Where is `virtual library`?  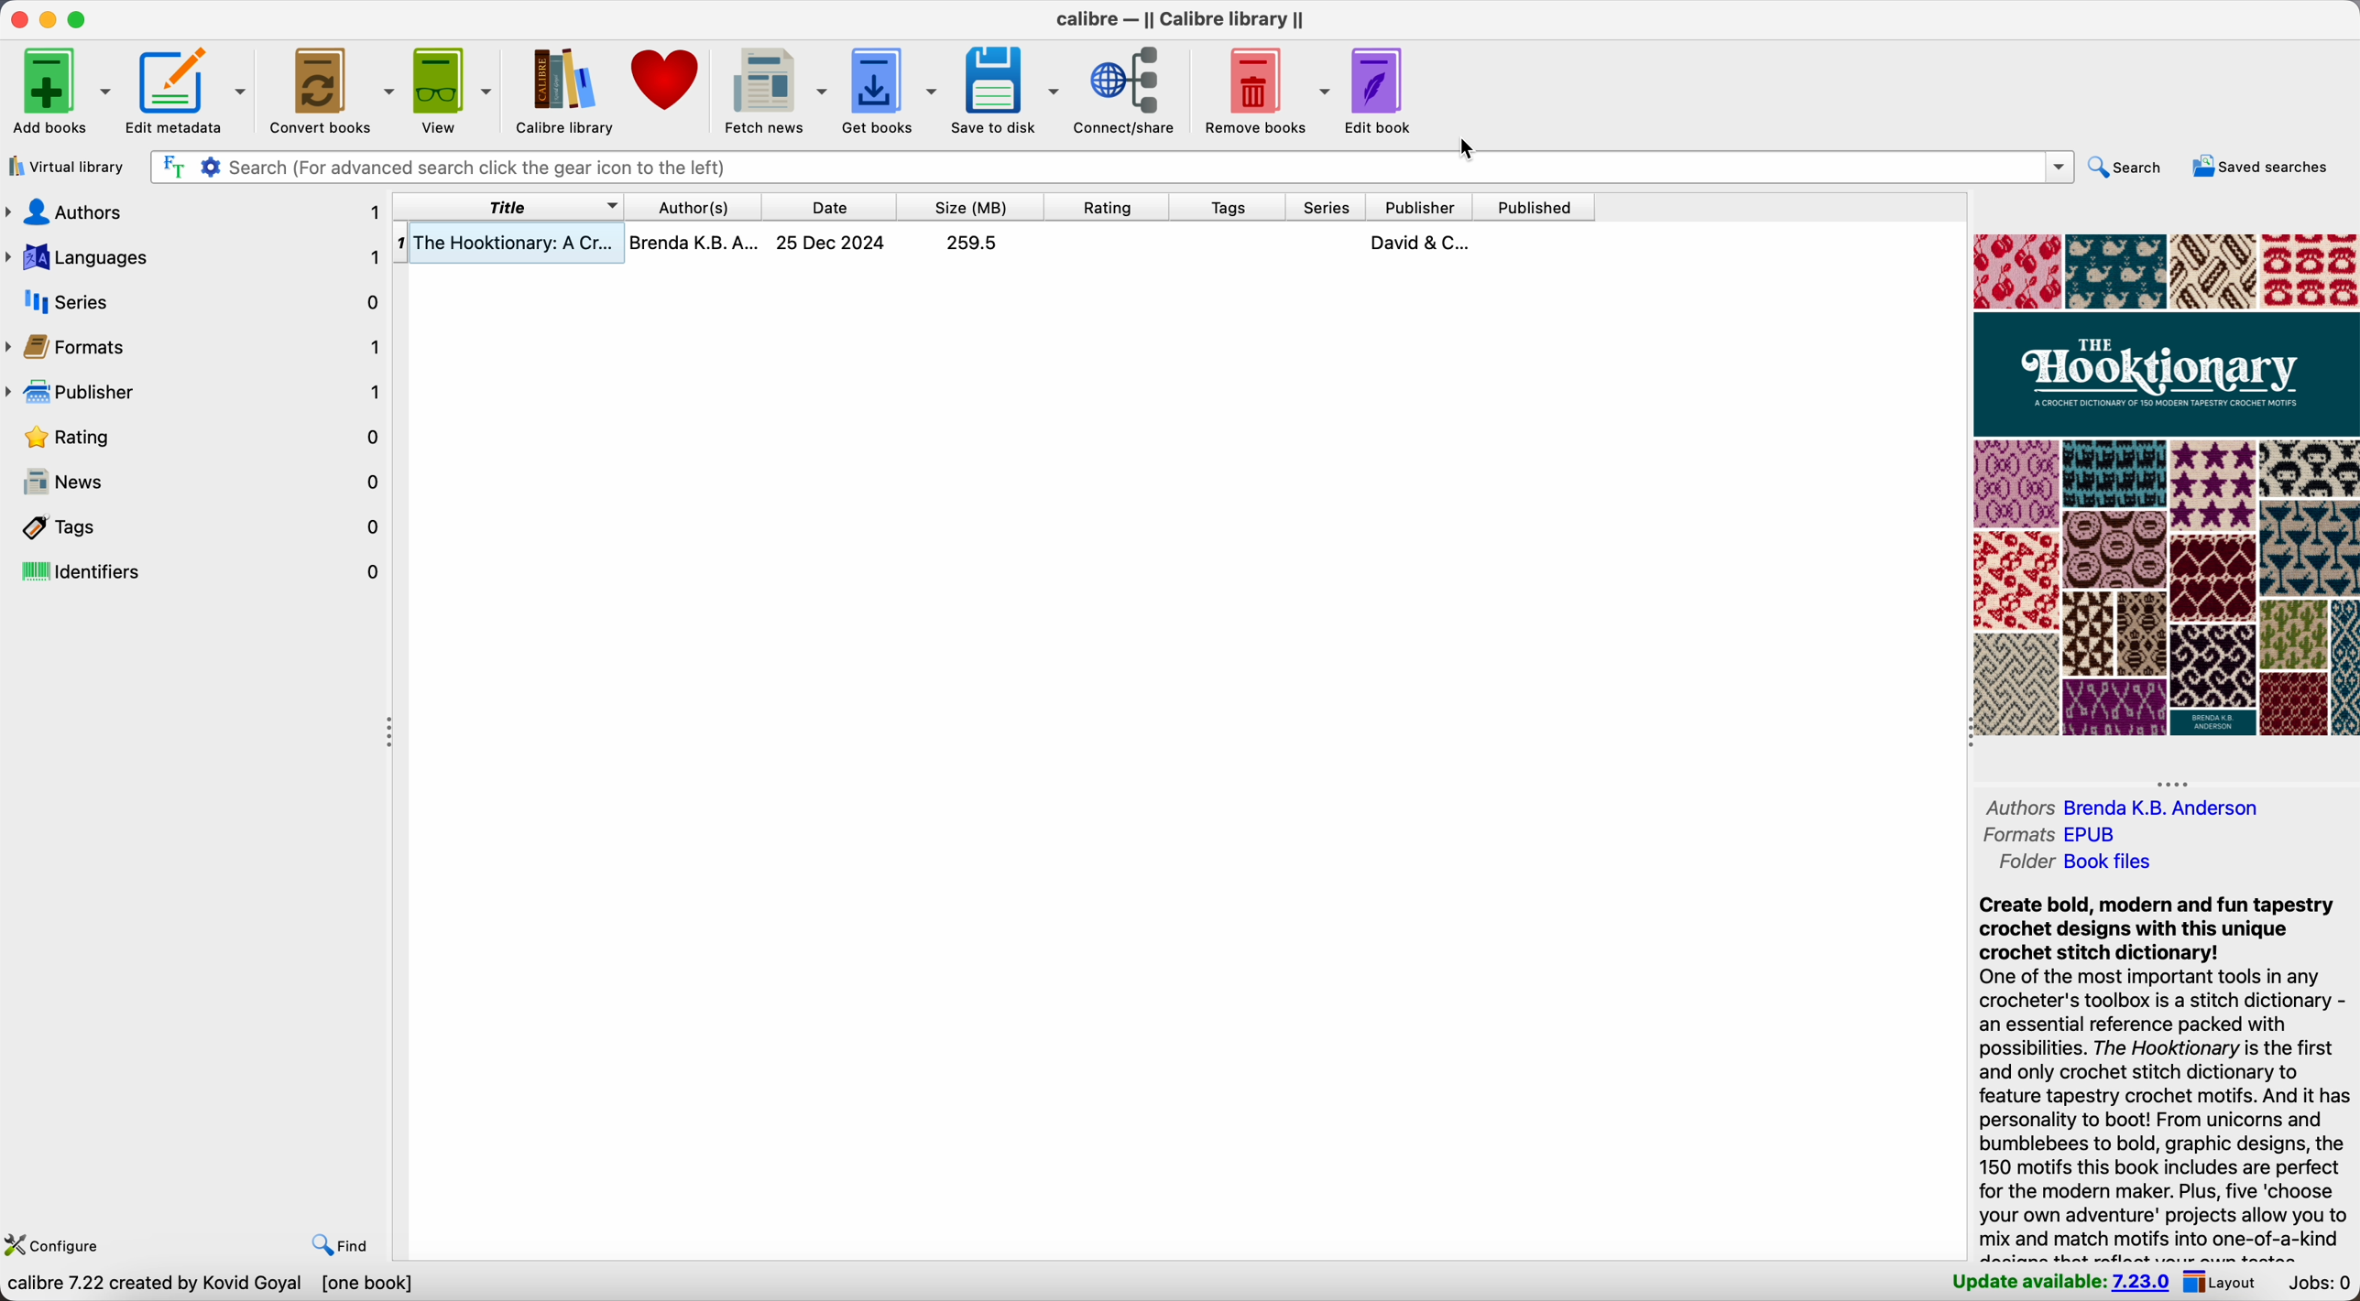
virtual library is located at coordinates (67, 167).